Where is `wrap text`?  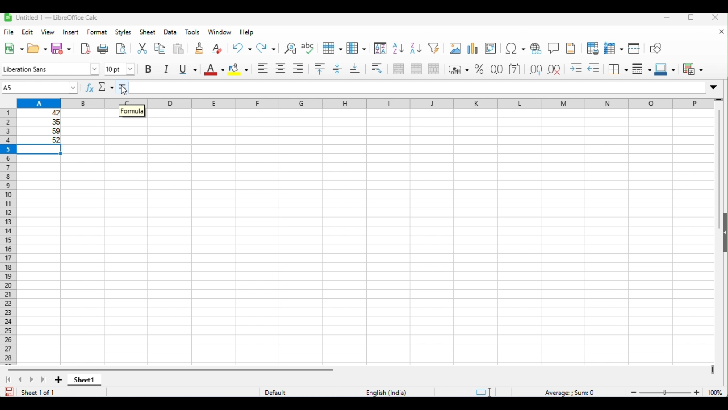 wrap text is located at coordinates (377, 69).